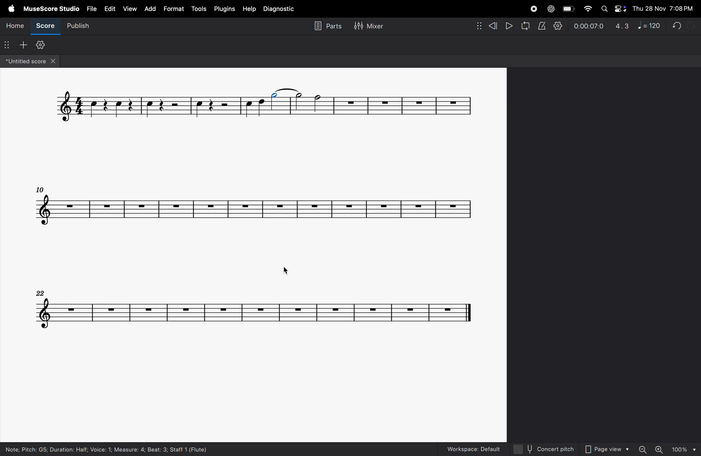  What do you see at coordinates (623, 25) in the screenshot?
I see `4.3` at bounding box center [623, 25].